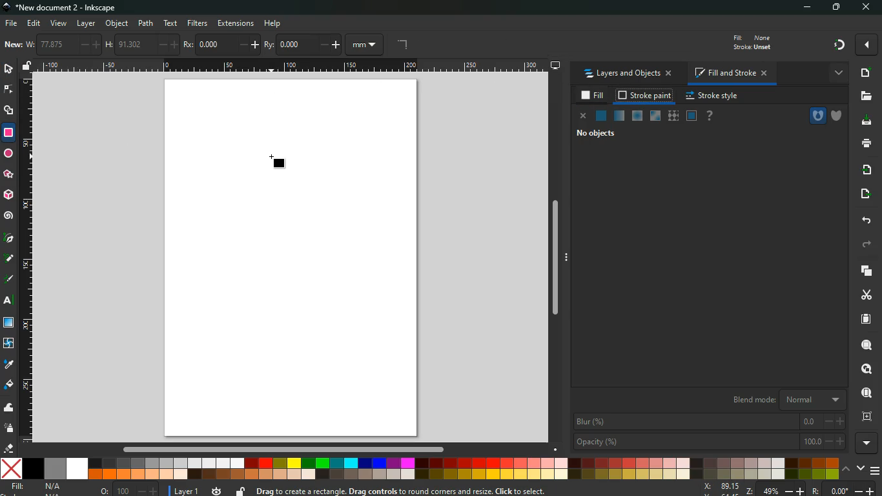  I want to click on more, so click(836, 74).